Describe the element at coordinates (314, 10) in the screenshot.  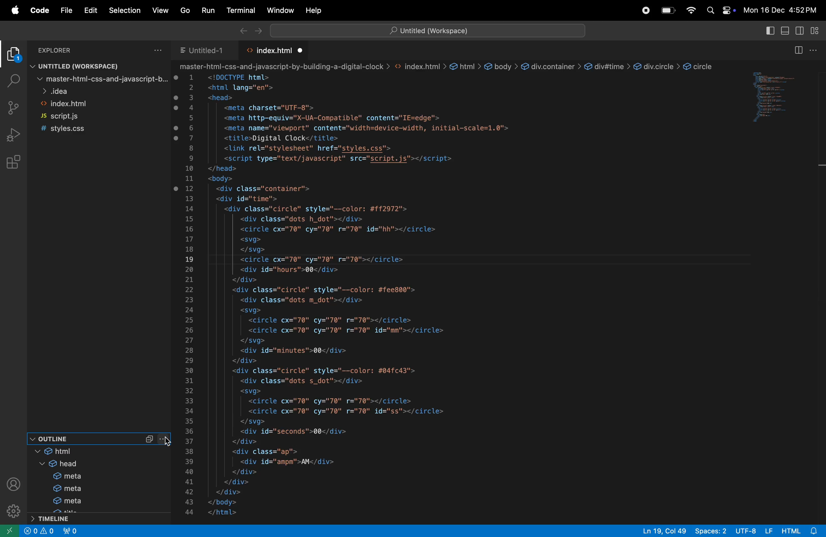
I see `help` at that location.